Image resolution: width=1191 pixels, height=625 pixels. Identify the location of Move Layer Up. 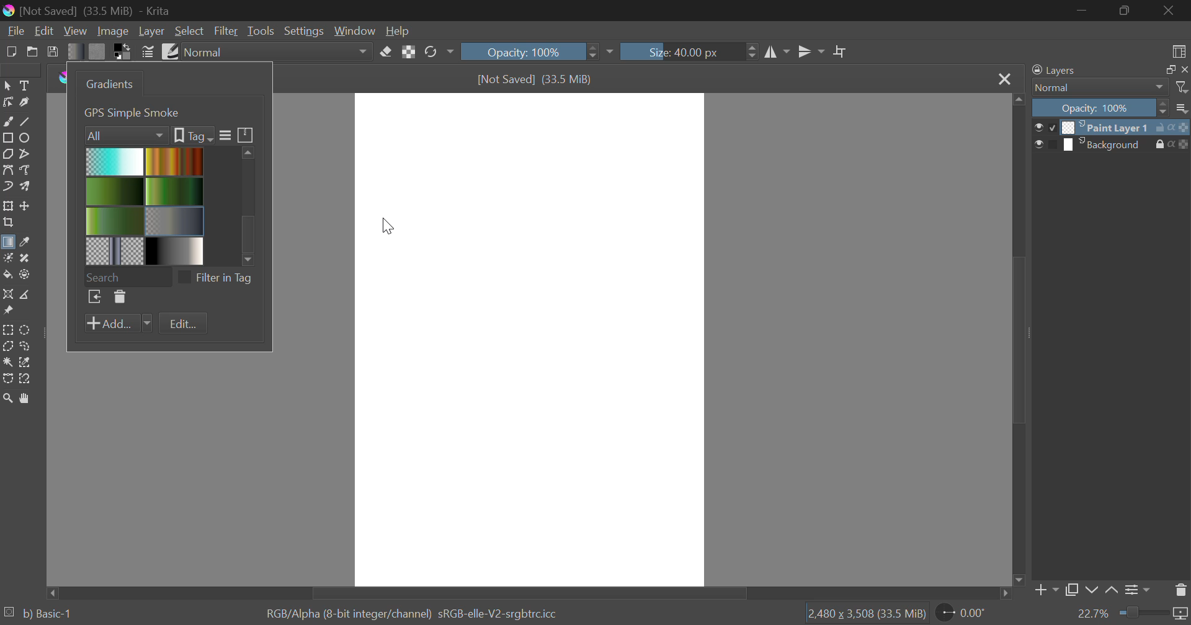
(1112, 591).